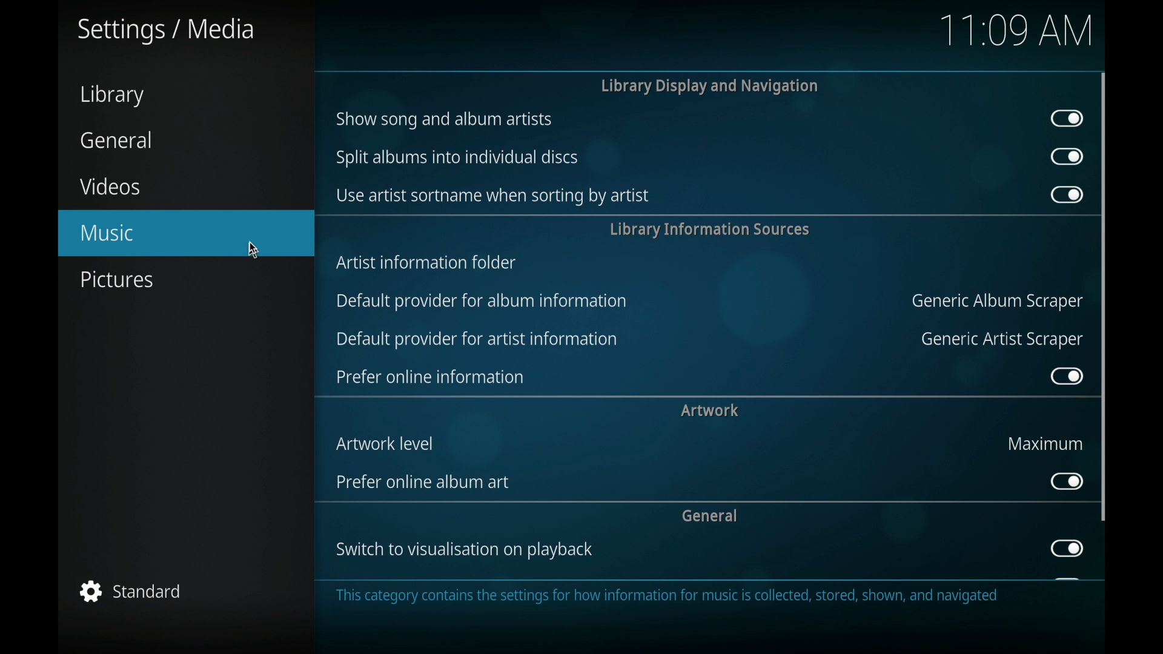  Describe the element at coordinates (710, 515) in the screenshot. I see `general` at that location.